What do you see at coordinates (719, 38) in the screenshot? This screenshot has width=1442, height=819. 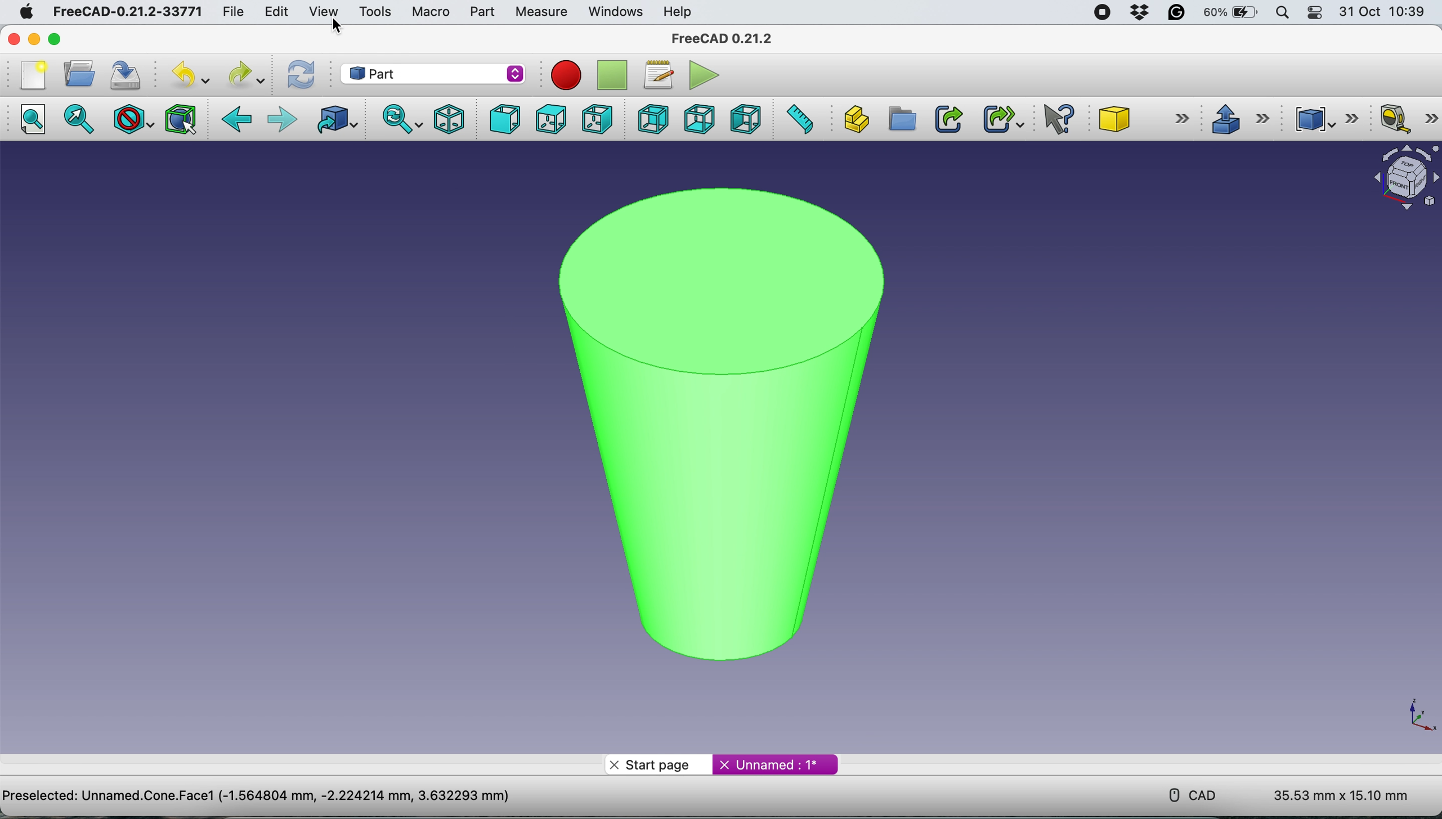 I see `freecad 0.21.2` at bounding box center [719, 38].